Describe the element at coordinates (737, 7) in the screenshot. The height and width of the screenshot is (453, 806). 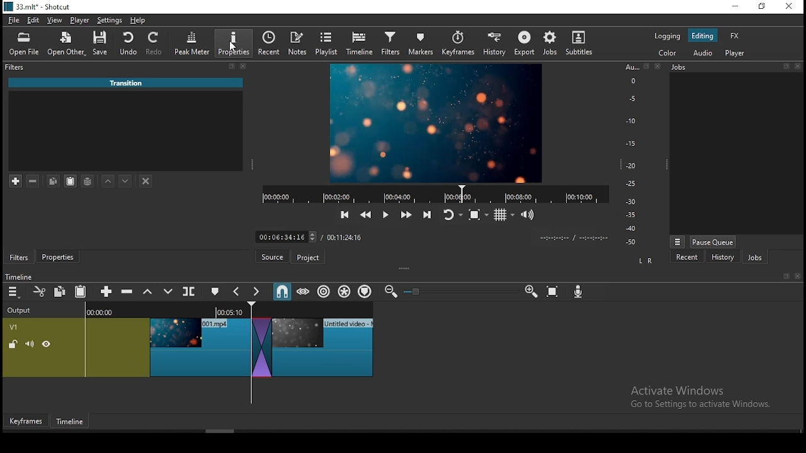
I see `minimize` at that location.